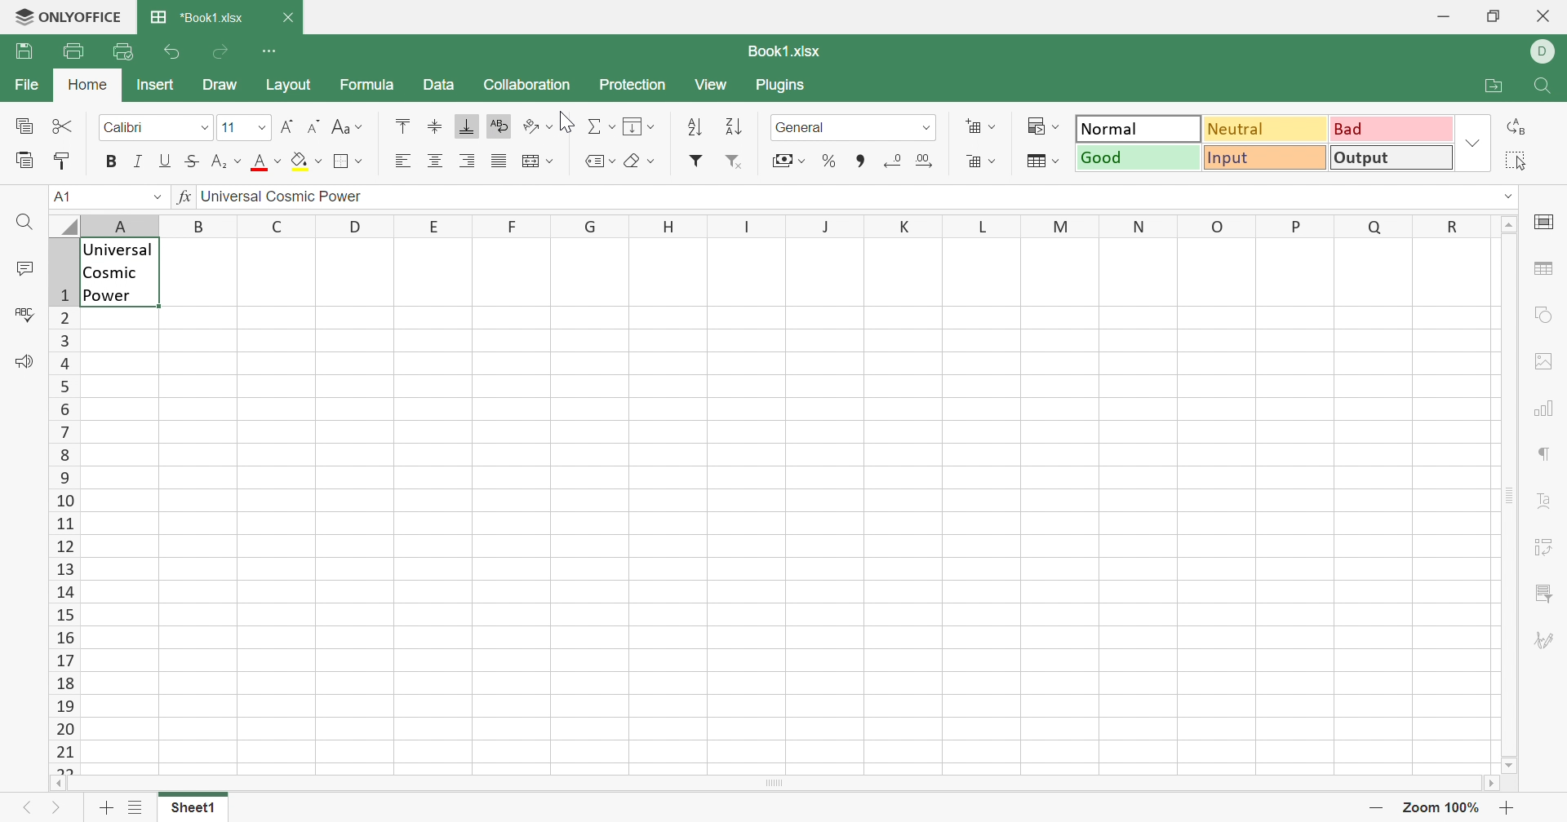 Image resolution: width=1567 pixels, height=822 pixels. I want to click on shape settings, so click(1546, 316).